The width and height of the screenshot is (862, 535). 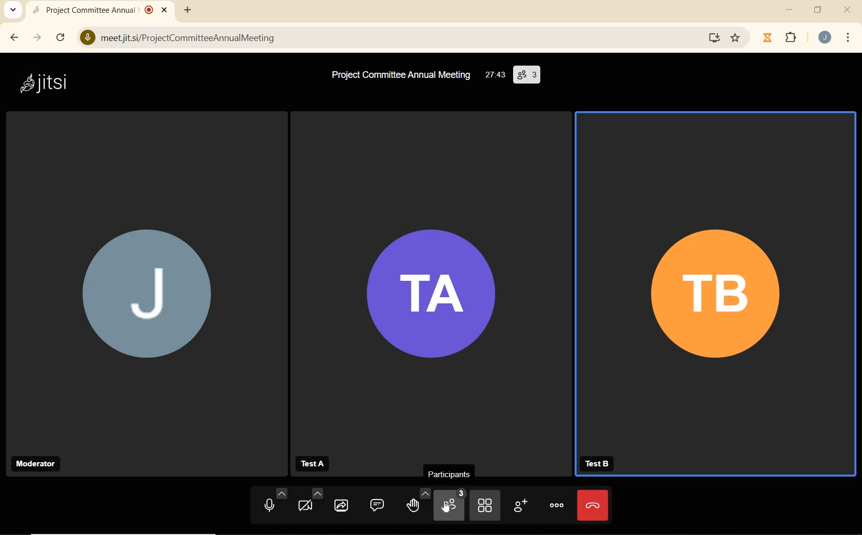 What do you see at coordinates (519, 505) in the screenshot?
I see `INVITE PEOPLE` at bounding box center [519, 505].